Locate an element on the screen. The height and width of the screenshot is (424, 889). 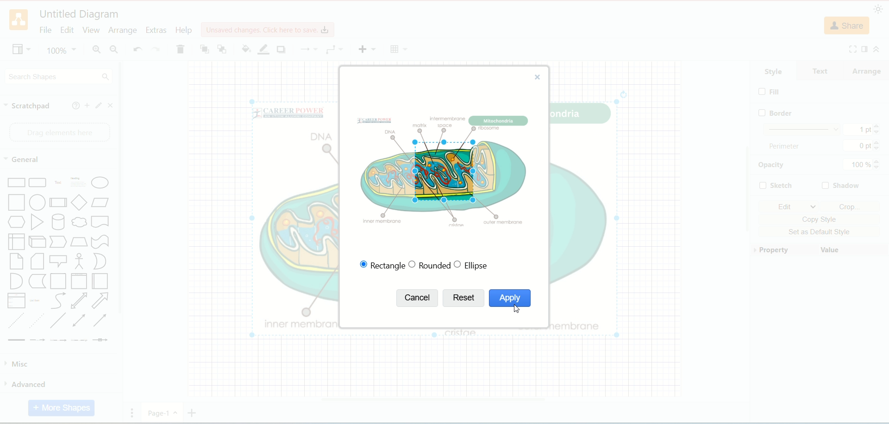
zoom in is located at coordinates (96, 50).